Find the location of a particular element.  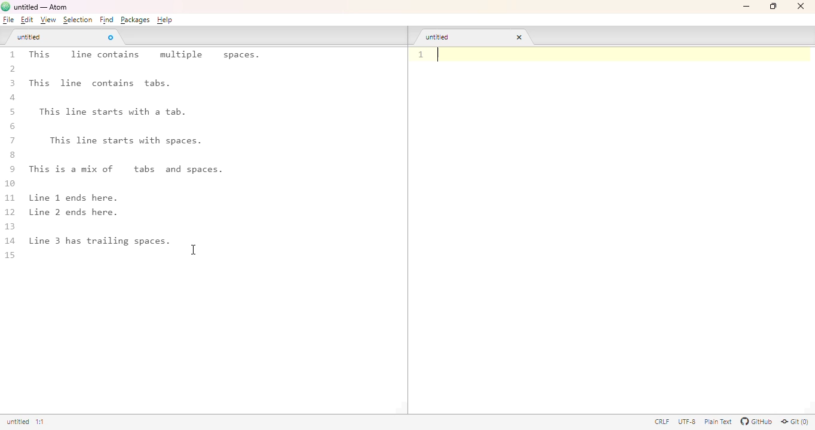

line 1, column 1 is located at coordinates (40, 422).